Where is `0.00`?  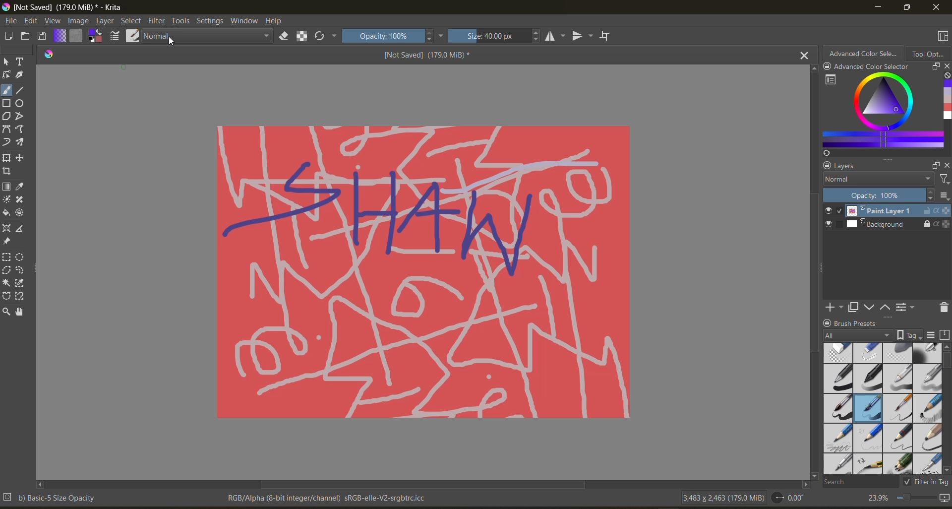 0.00 is located at coordinates (791, 498).